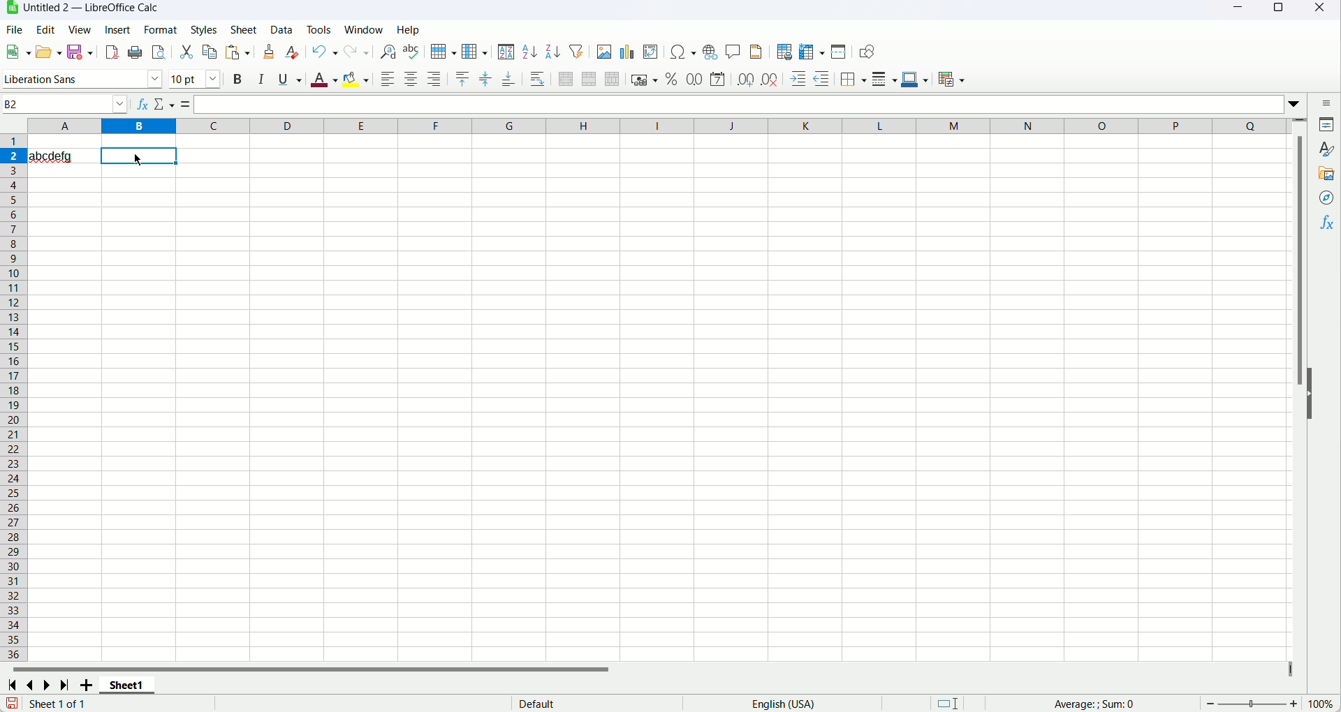 The height and width of the screenshot is (712, 1341). I want to click on insert, so click(122, 30).